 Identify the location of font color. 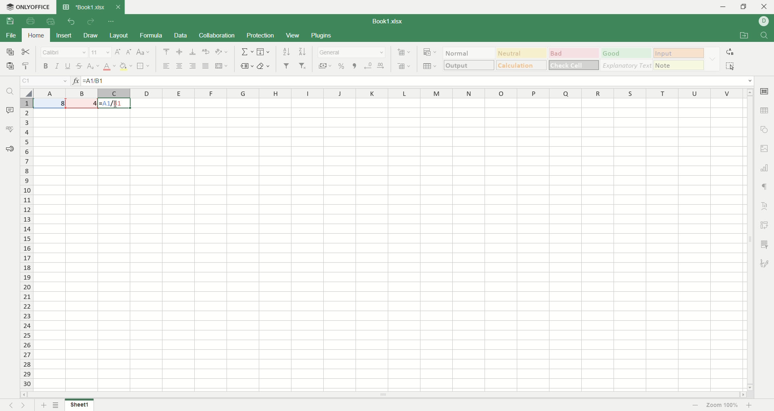
(110, 67).